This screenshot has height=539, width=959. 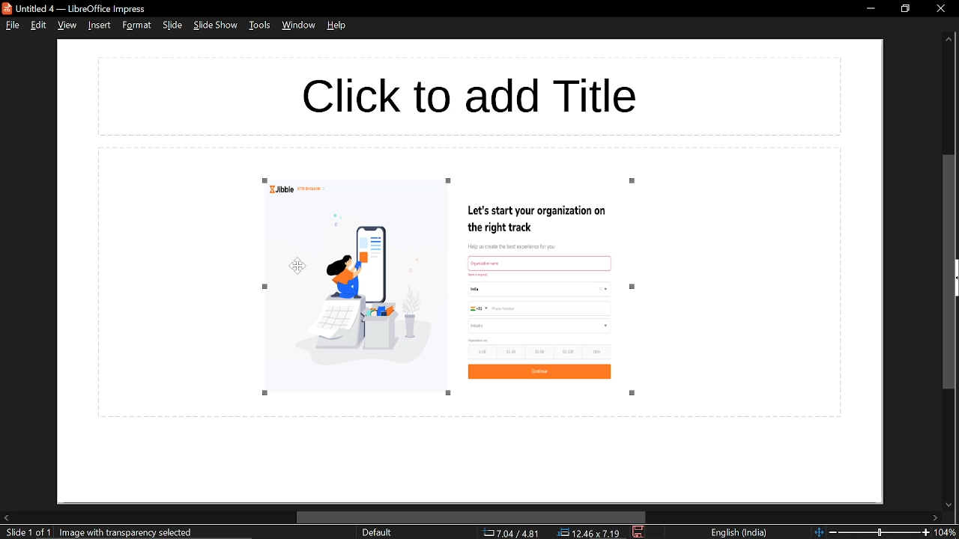 What do you see at coordinates (376, 533) in the screenshot?
I see `sheet style` at bounding box center [376, 533].